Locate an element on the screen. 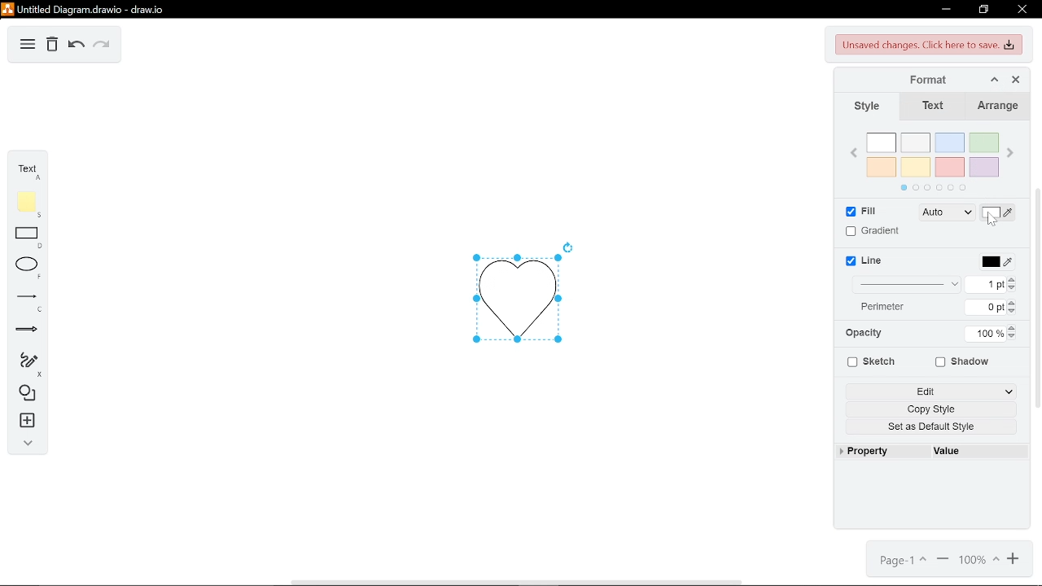  property is located at coordinates (871, 452).